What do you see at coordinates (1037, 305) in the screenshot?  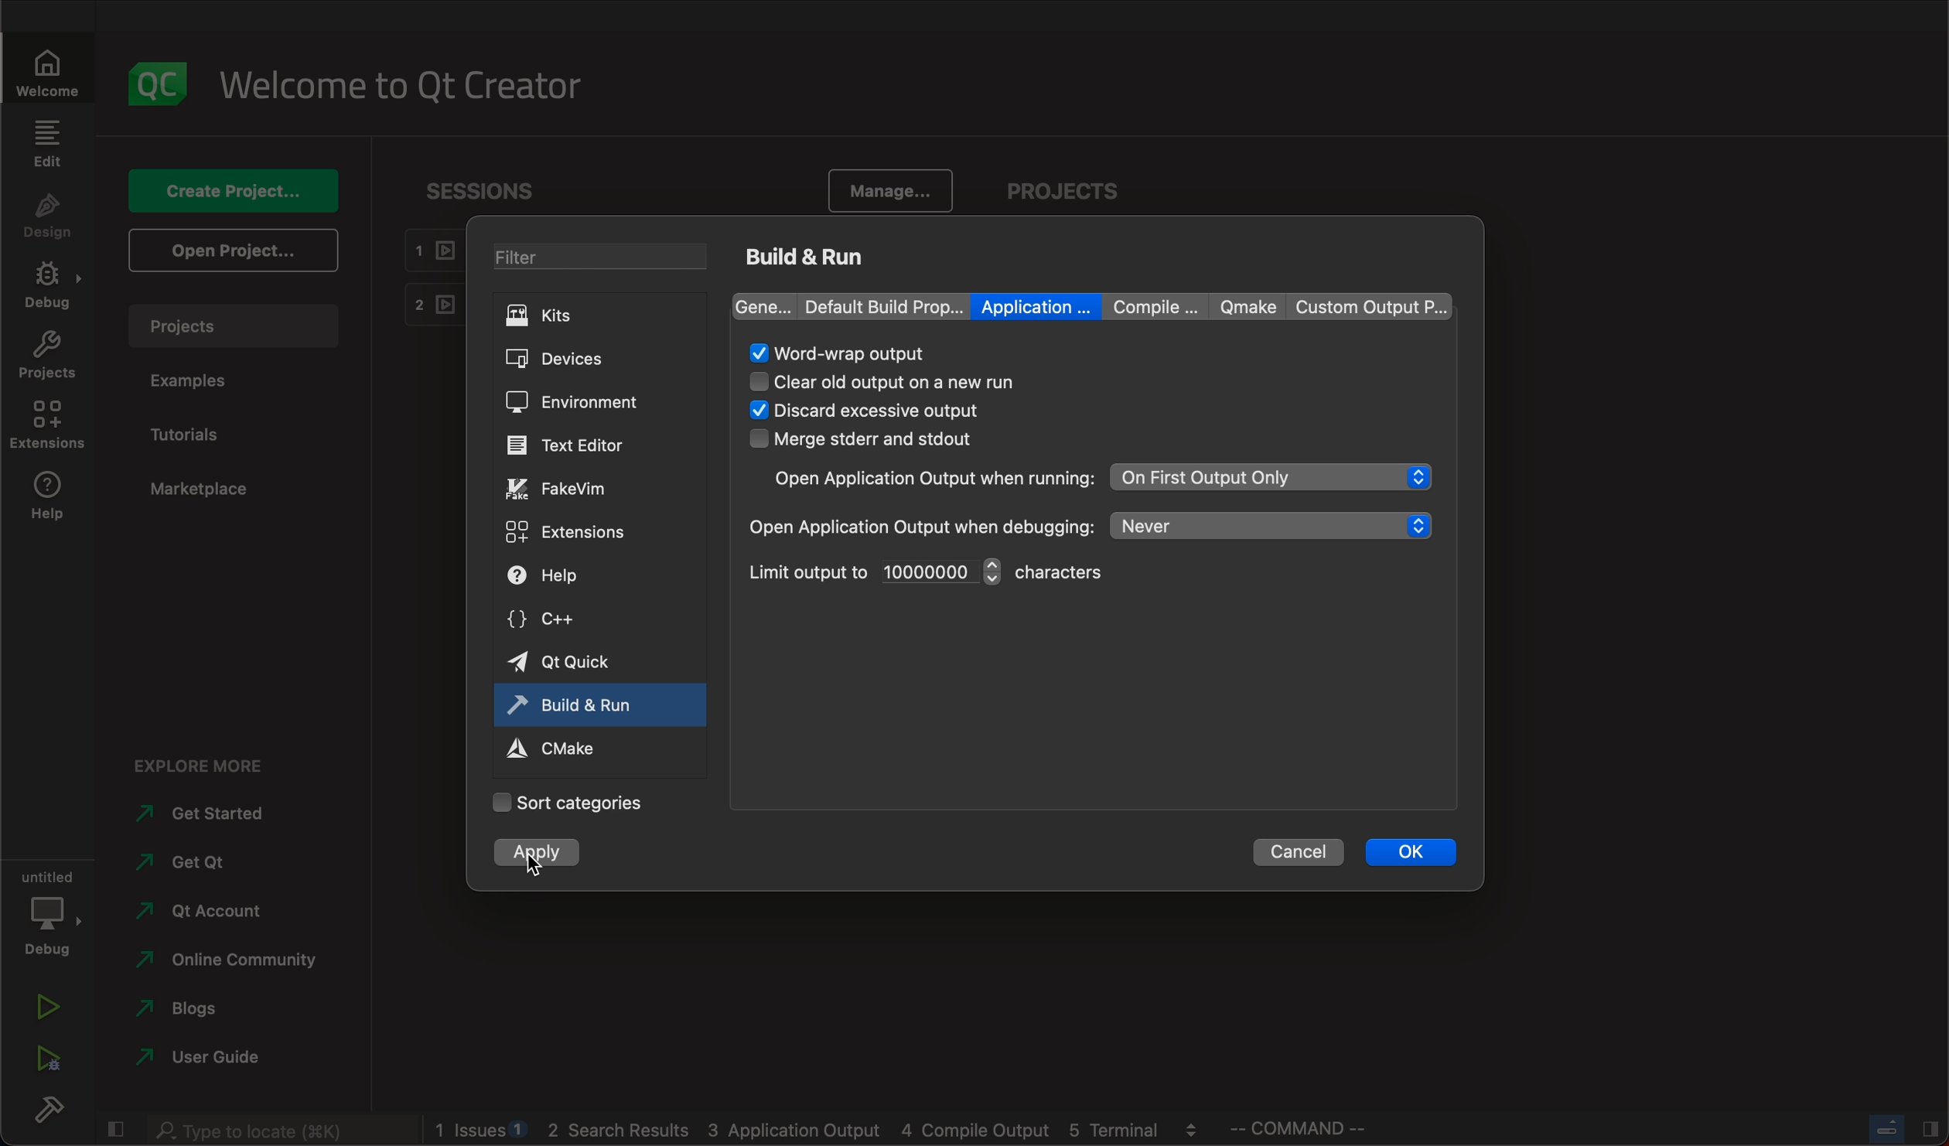 I see `application` at bounding box center [1037, 305].